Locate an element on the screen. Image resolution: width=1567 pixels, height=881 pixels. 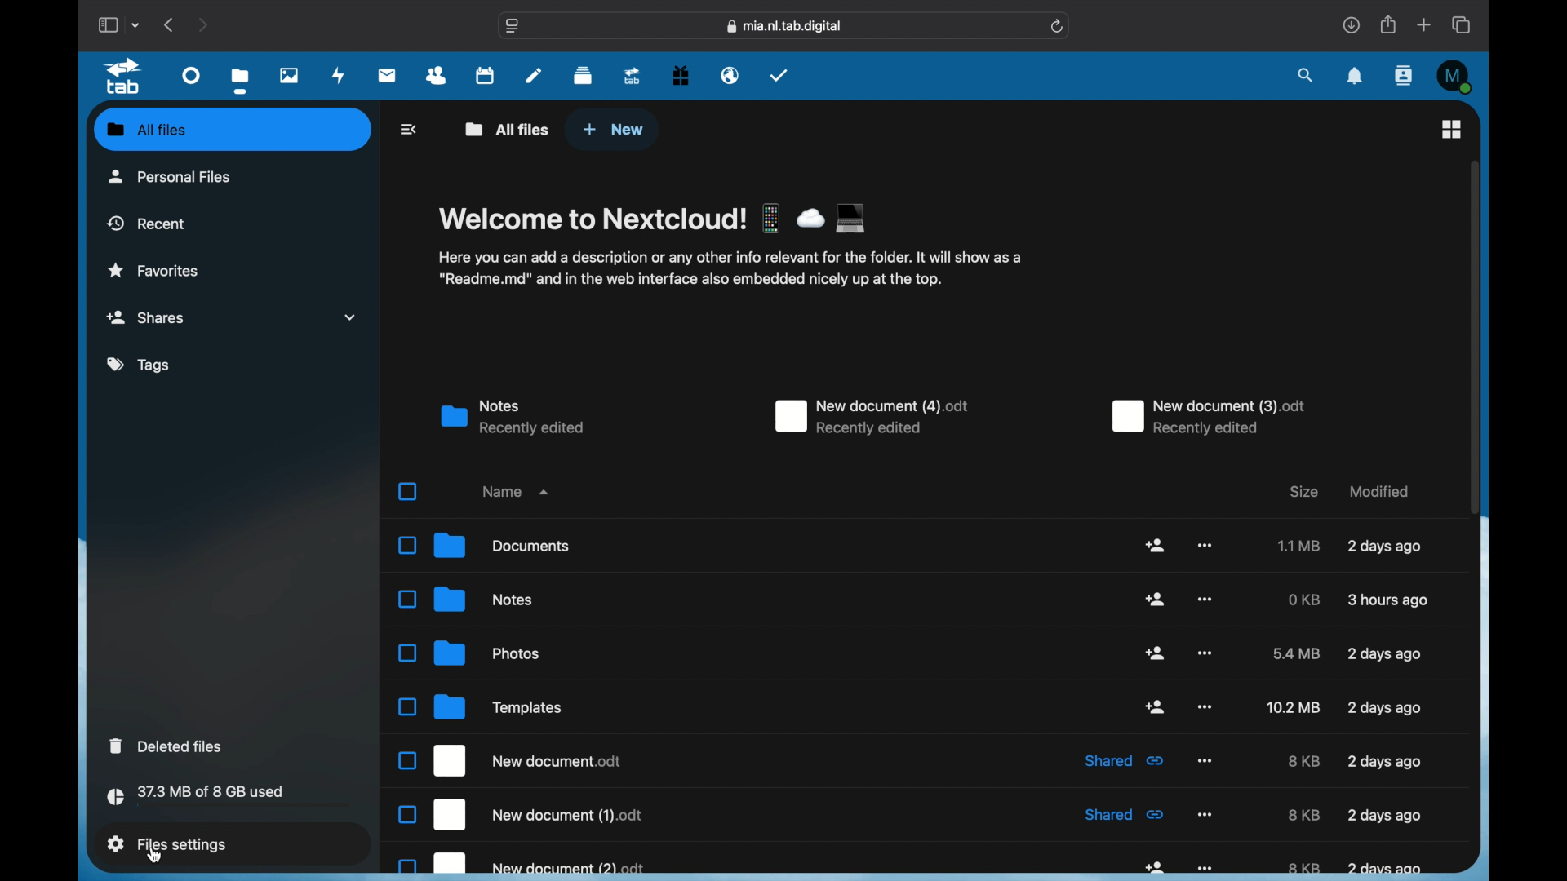
contacts is located at coordinates (437, 74).